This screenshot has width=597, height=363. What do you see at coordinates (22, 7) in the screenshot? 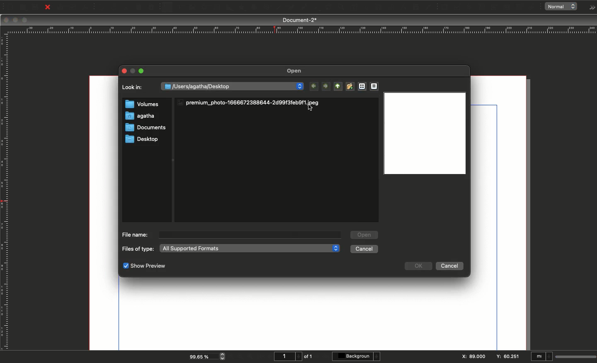
I see `Open` at bounding box center [22, 7].